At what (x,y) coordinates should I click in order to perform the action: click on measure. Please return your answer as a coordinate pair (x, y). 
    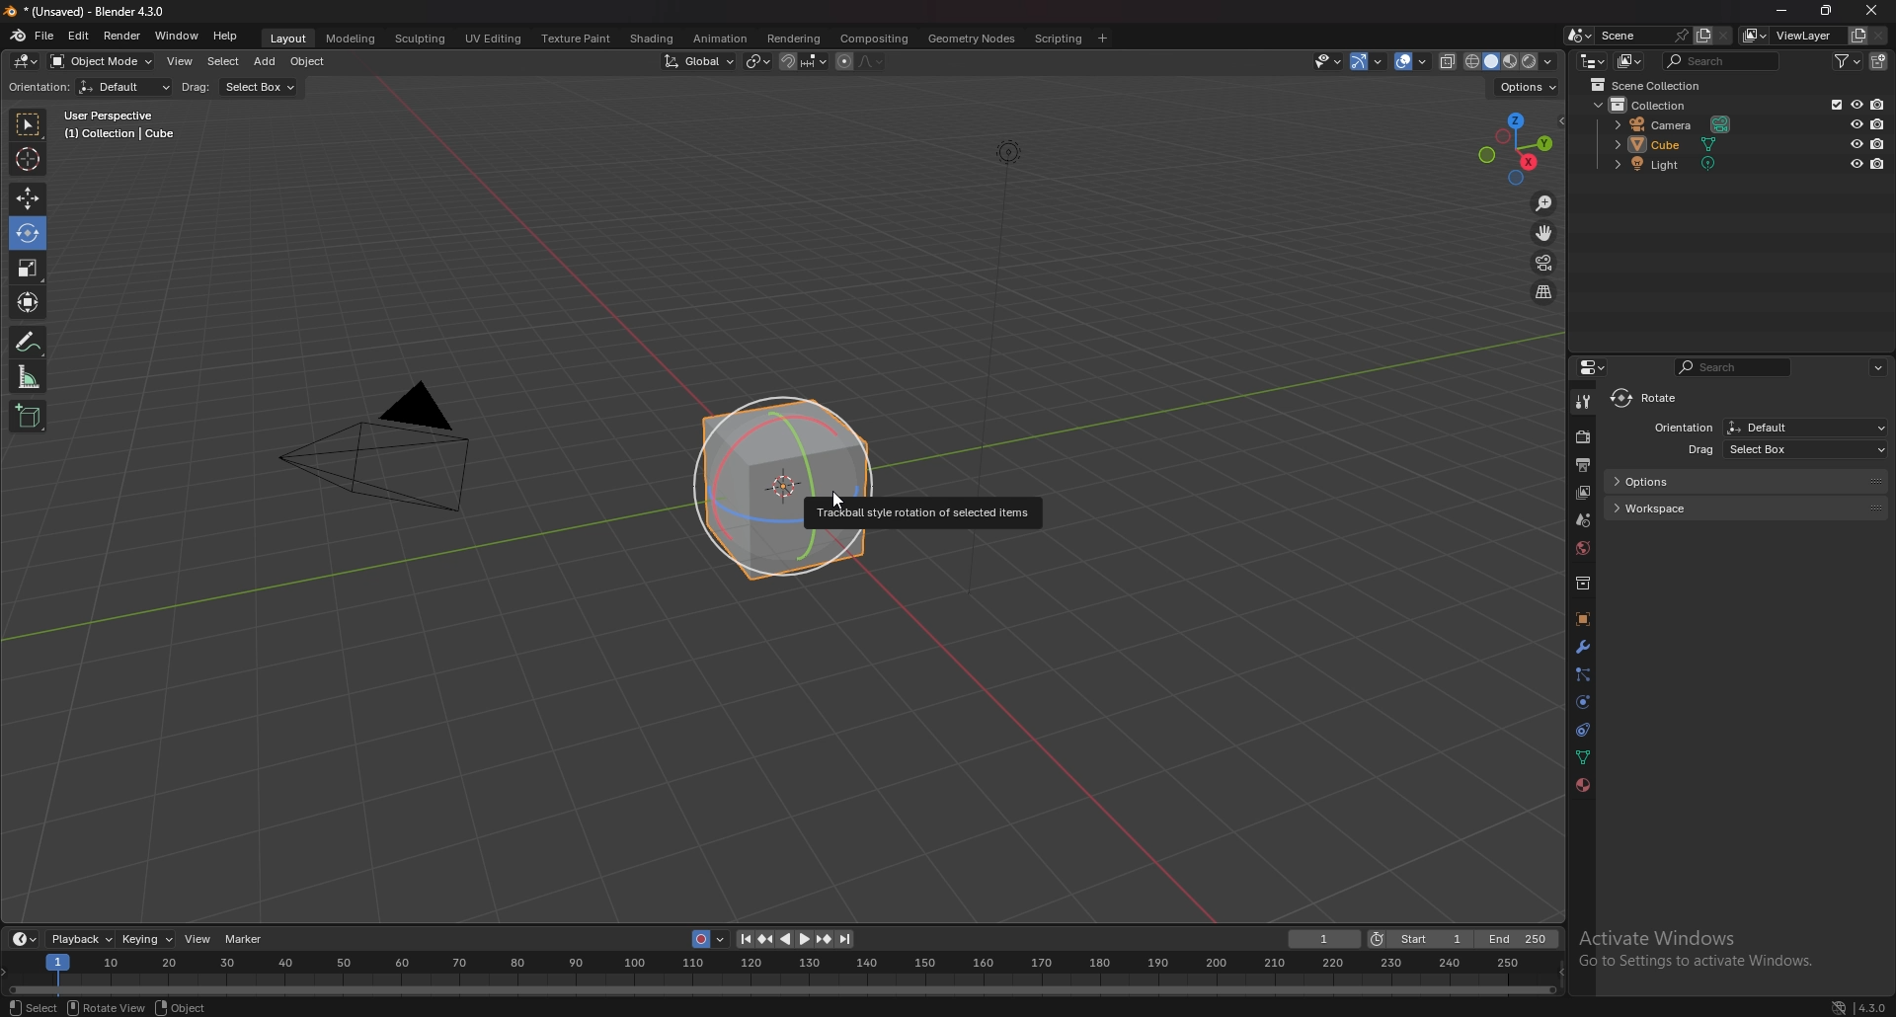
    Looking at the image, I should click on (29, 376).